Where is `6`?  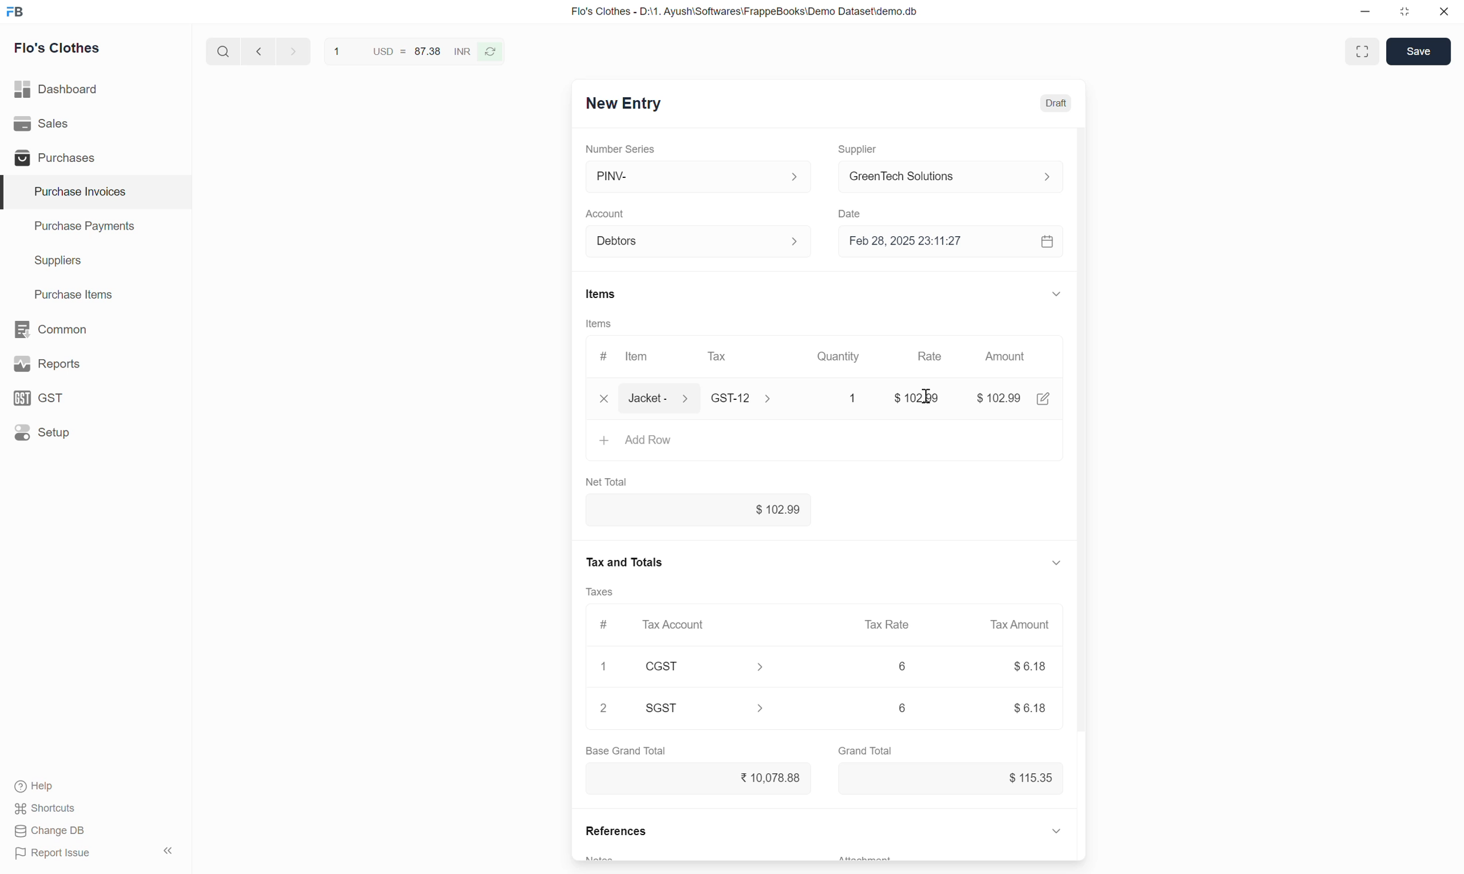 6 is located at coordinates (902, 666).